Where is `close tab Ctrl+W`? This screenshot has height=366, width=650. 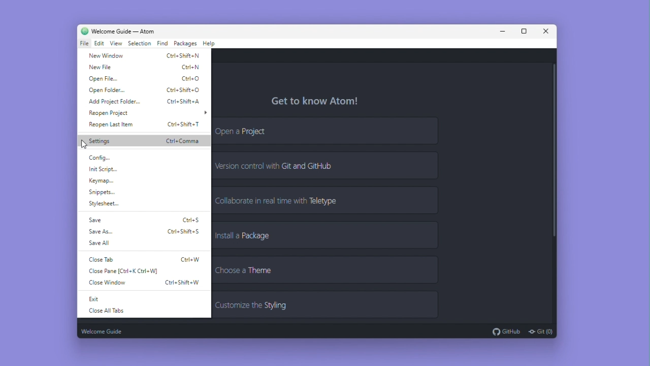 close tab Ctrl+W is located at coordinates (144, 260).